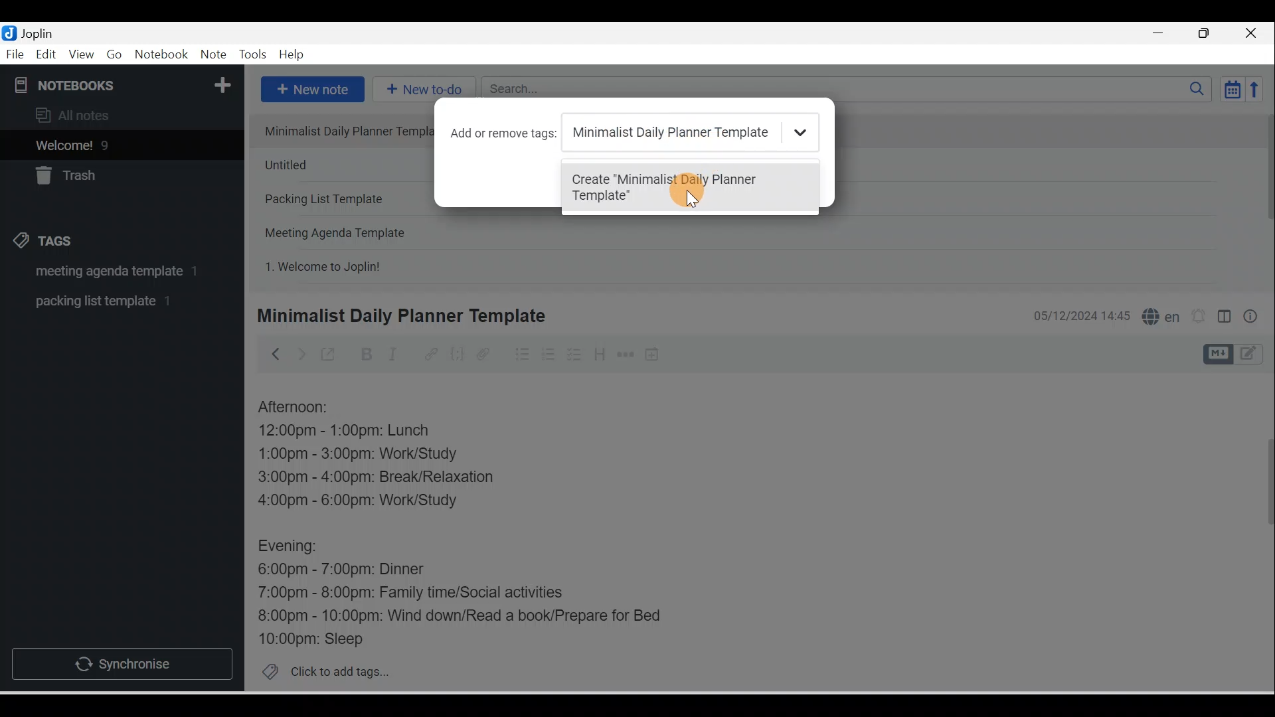 This screenshot has height=717, width=1275. I want to click on Afternoon:, so click(302, 408).